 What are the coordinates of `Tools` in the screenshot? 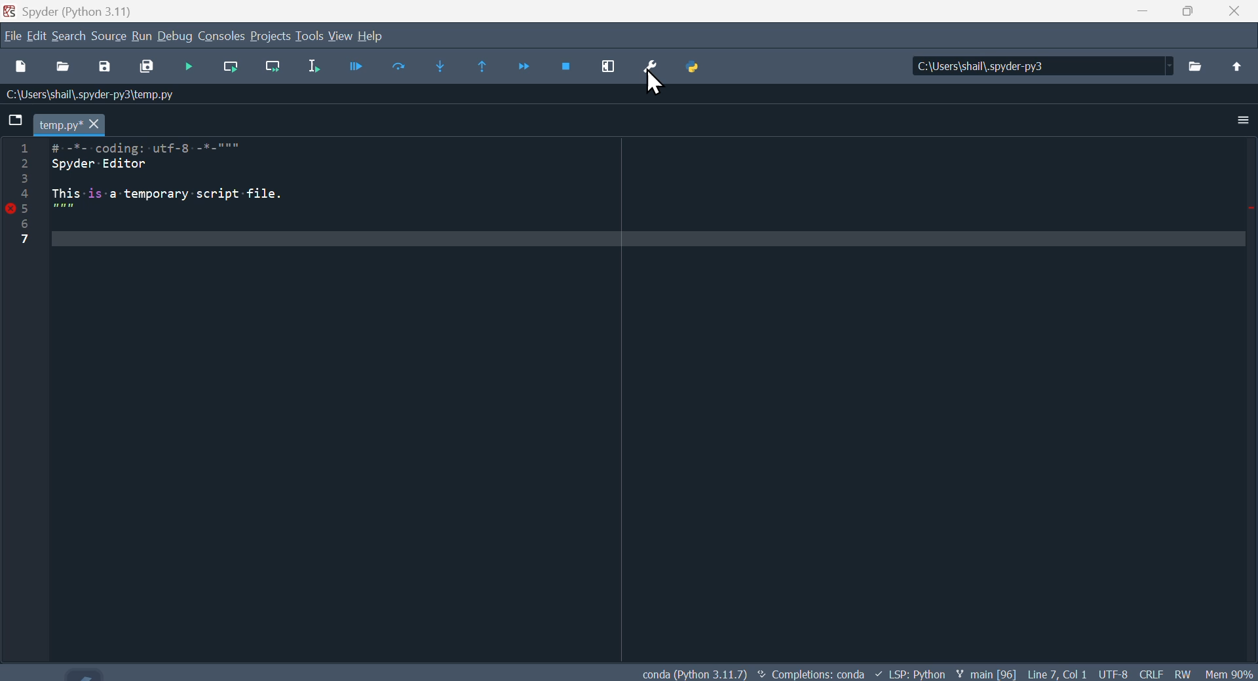 It's located at (309, 35).